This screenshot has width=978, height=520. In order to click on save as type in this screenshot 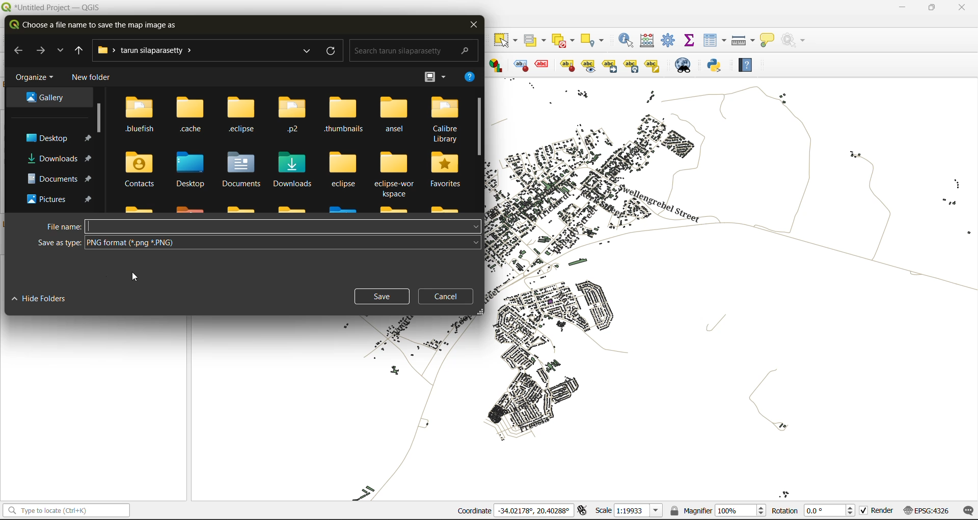, I will do `click(258, 244)`.